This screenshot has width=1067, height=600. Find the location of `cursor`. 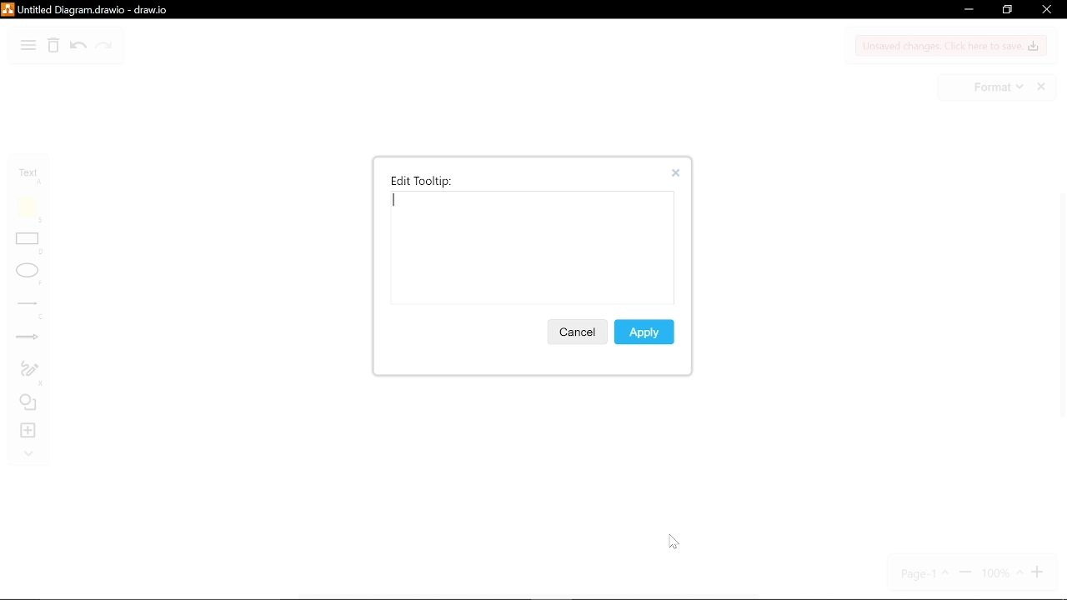

cursor is located at coordinates (674, 541).